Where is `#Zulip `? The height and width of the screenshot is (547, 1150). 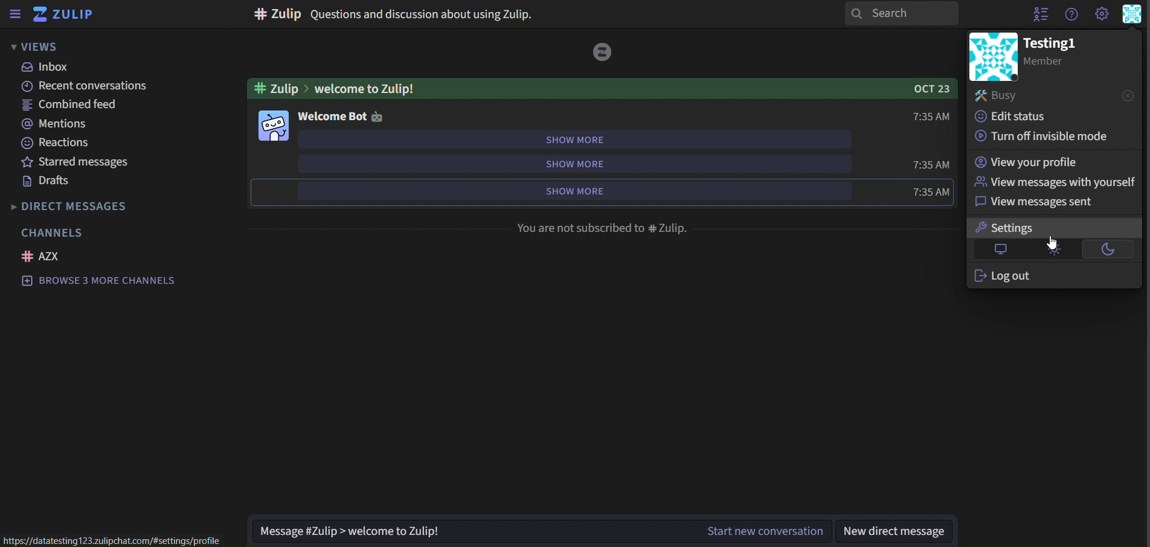
#Zulip  is located at coordinates (278, 14).